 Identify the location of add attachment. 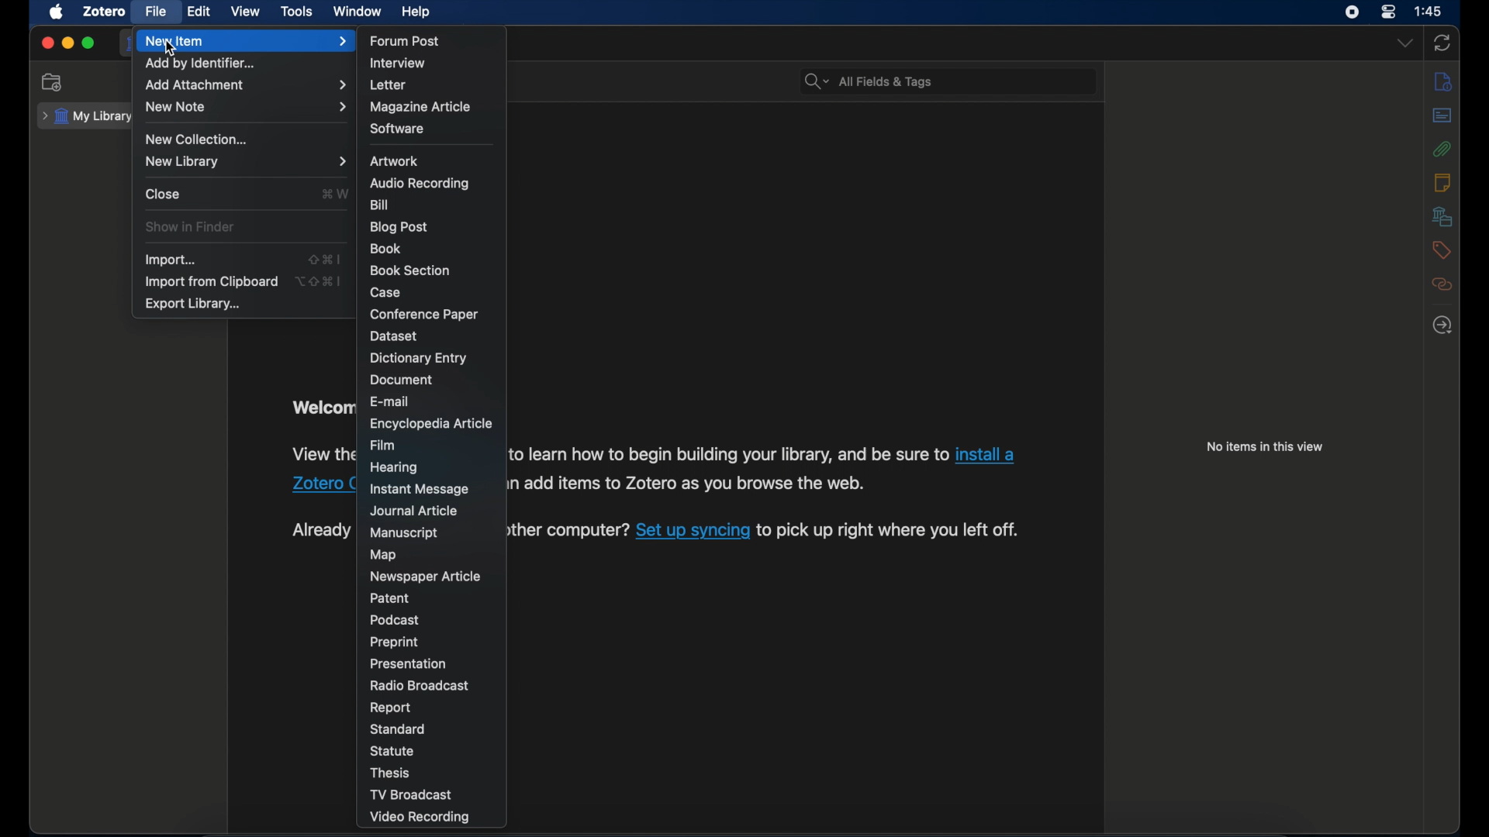
(245, 85).